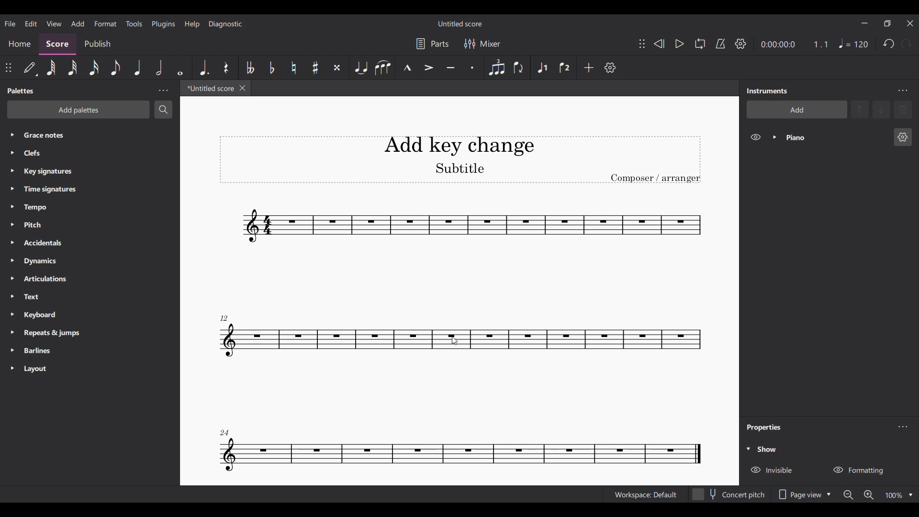 The image size is (919, 517). Describe the element at coordinates (78, 23) in the screenshot. I see `Add menu` at that location.